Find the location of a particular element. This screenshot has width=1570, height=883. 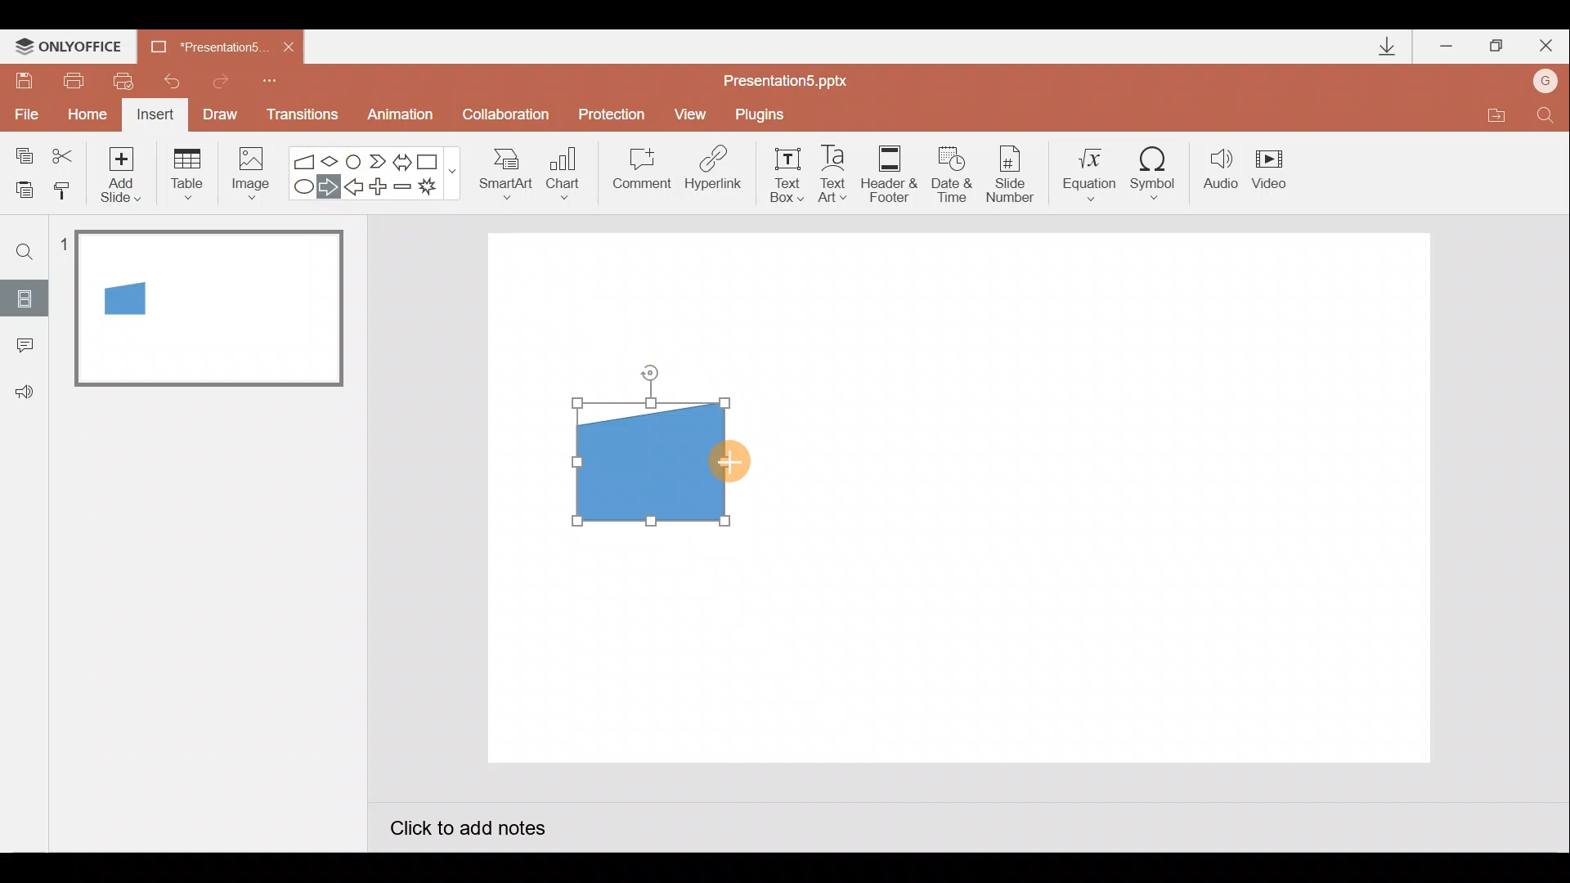

Click to add notes is located at coordinates (466, 831).